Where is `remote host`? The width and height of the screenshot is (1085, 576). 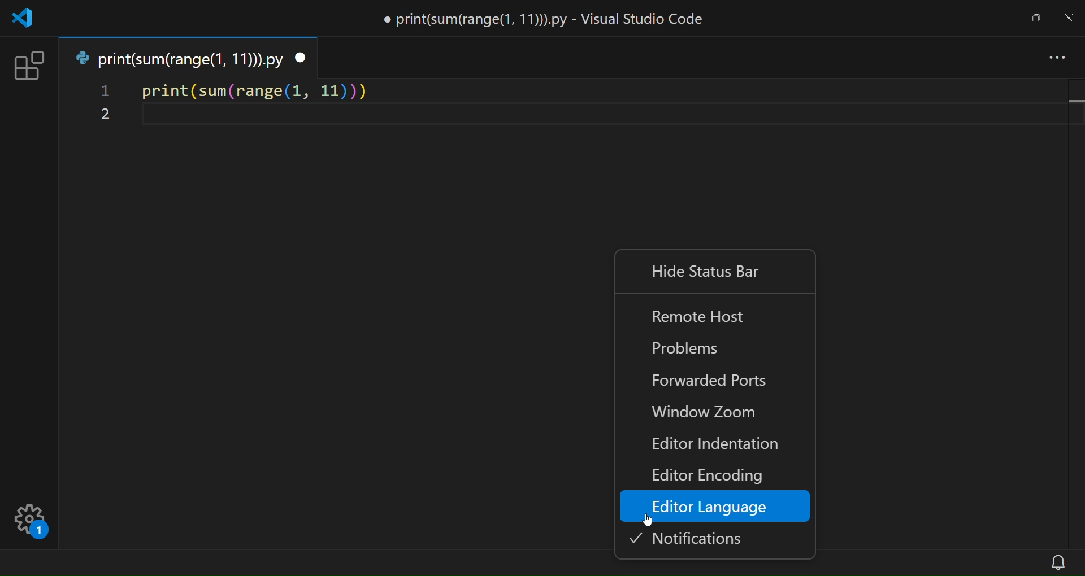
remote host is located at coordinates (705, 313).